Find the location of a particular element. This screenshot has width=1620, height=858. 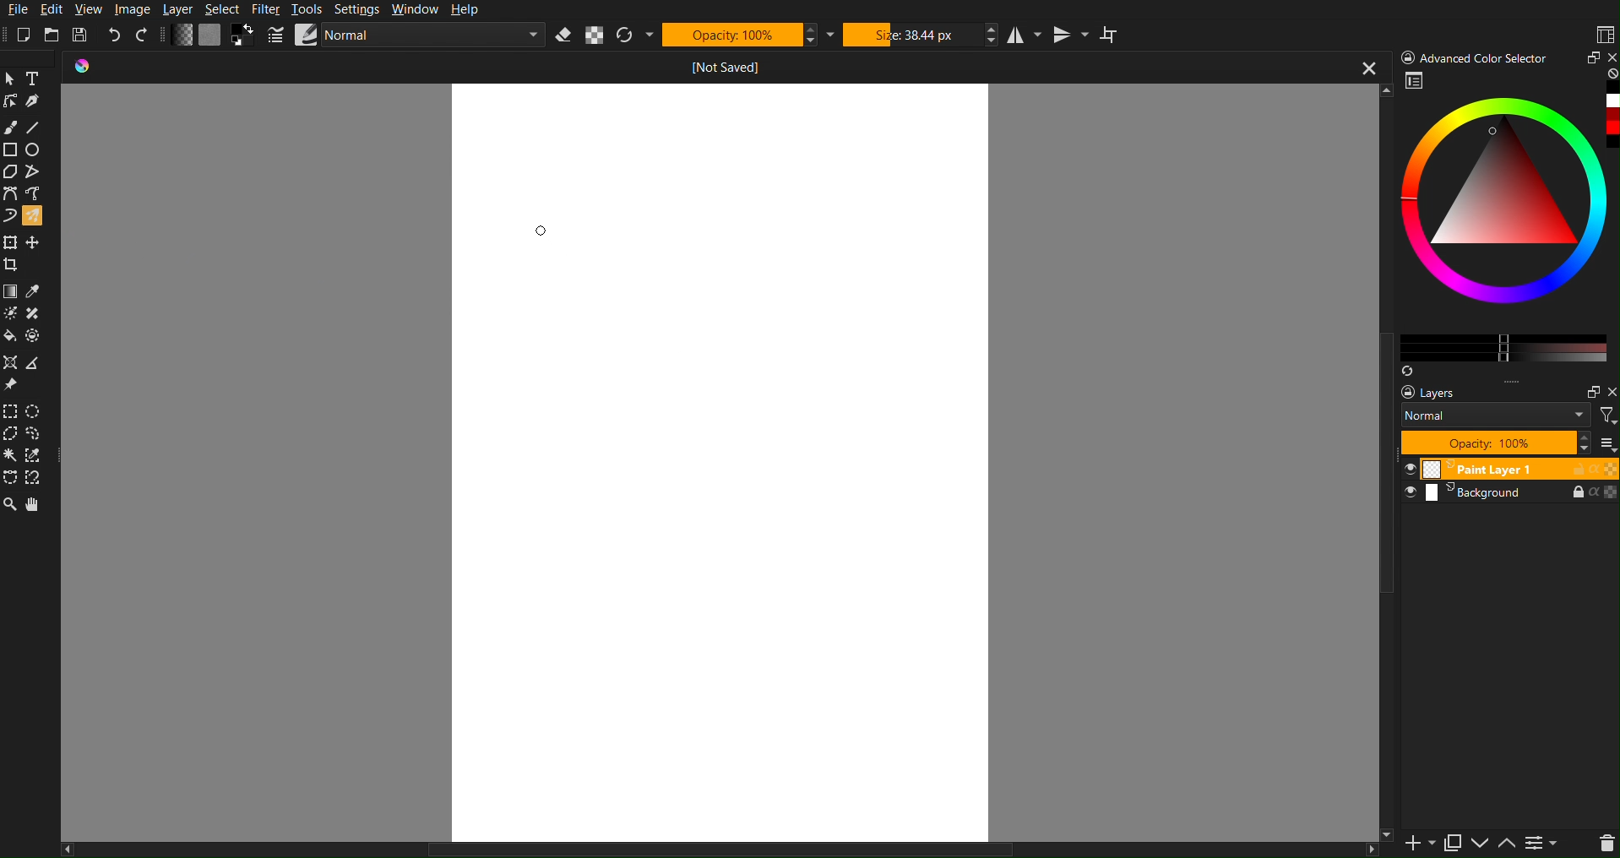

Wrap Around Mode is located at coordinates (1110, 35).